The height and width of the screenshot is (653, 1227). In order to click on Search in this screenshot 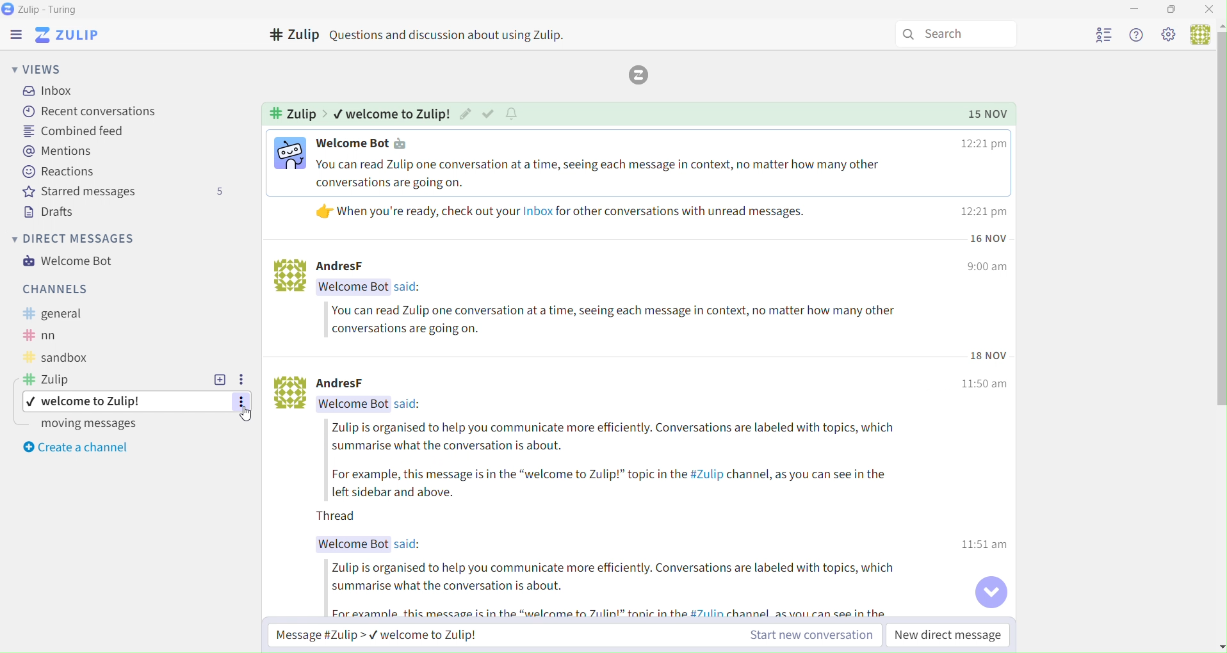, I will do `click(955, 35)`.